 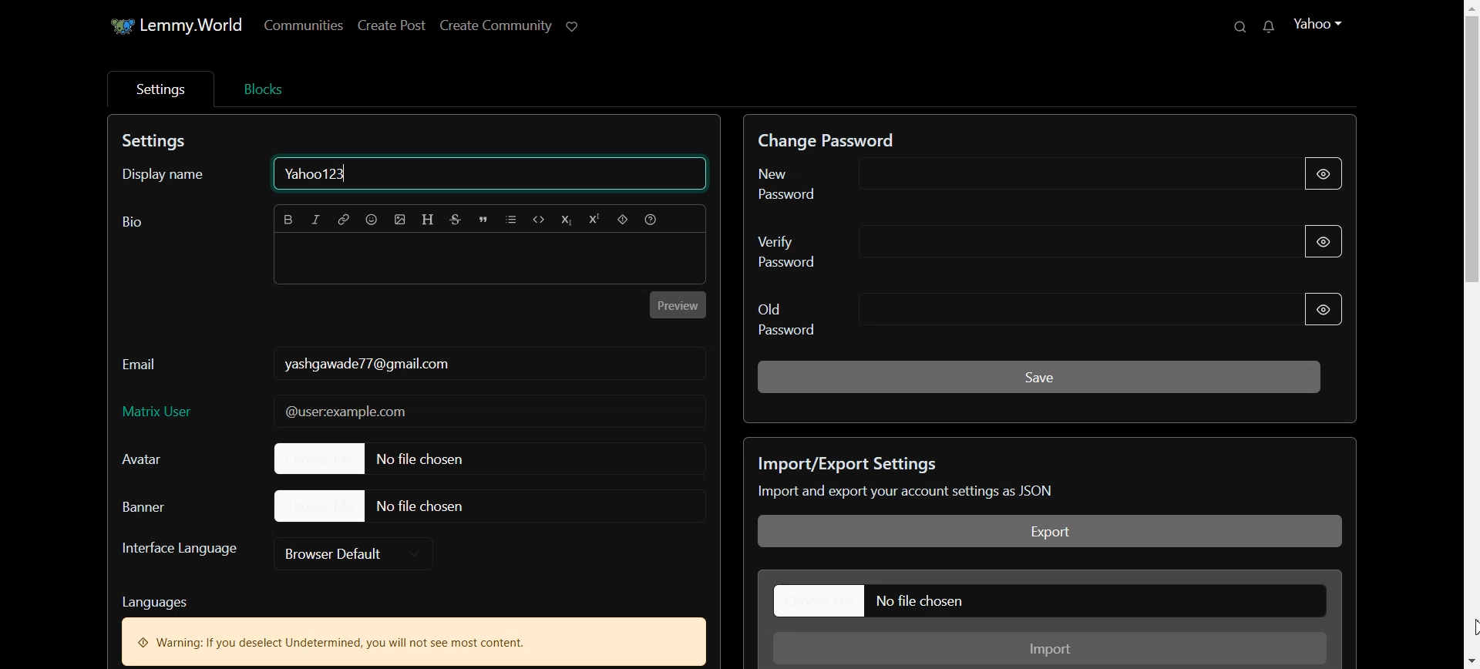 I want to click on Avatar, so click(x=158, y=459).